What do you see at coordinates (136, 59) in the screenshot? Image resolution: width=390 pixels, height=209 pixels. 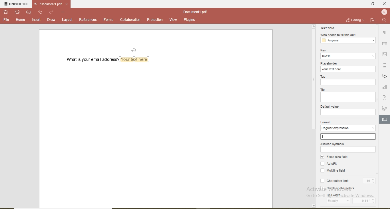 I see `textbox` at bounding box center [136, 59].